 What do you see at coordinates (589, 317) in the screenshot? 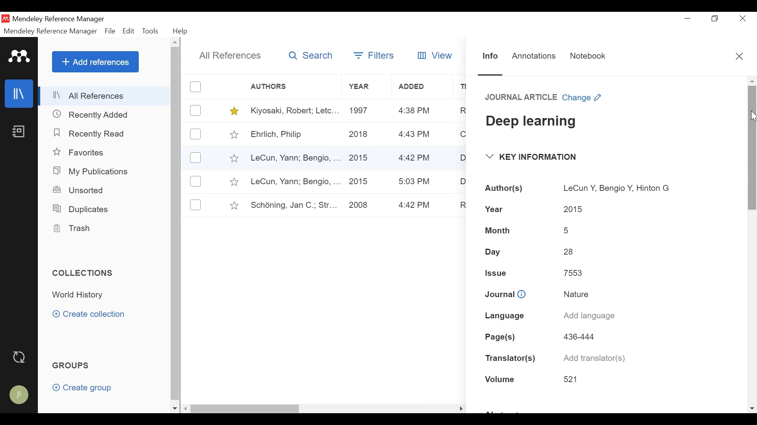
I see `Add language` at bounding box center [589, 317].